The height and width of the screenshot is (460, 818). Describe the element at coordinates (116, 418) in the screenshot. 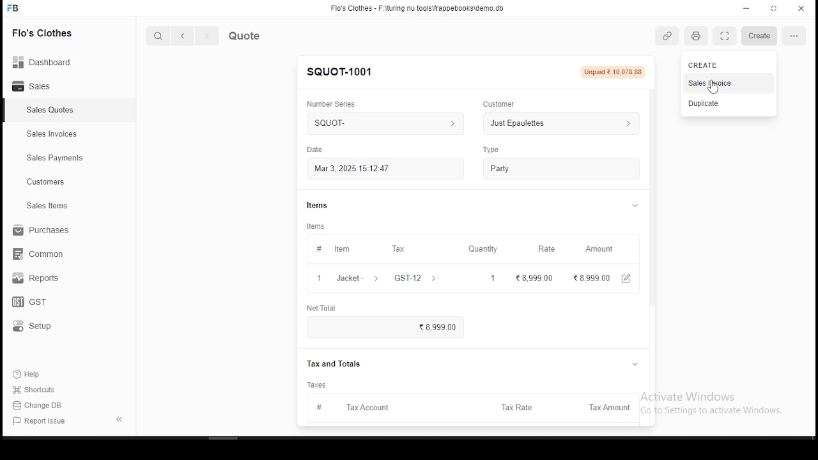

I see `expand` at that location.